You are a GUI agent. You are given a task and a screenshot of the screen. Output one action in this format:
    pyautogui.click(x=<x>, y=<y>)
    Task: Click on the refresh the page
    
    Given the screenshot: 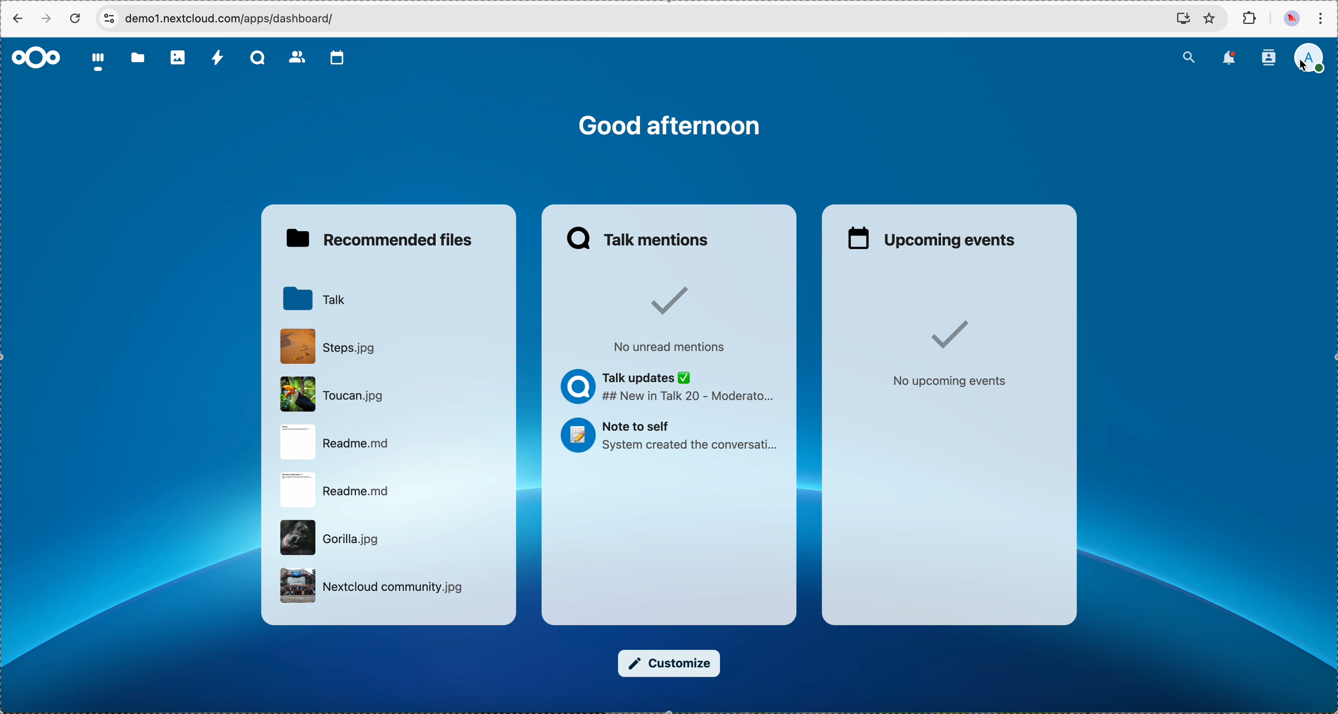 What is the action you would take?
    pyautogui.click(x=76, y=18)
    